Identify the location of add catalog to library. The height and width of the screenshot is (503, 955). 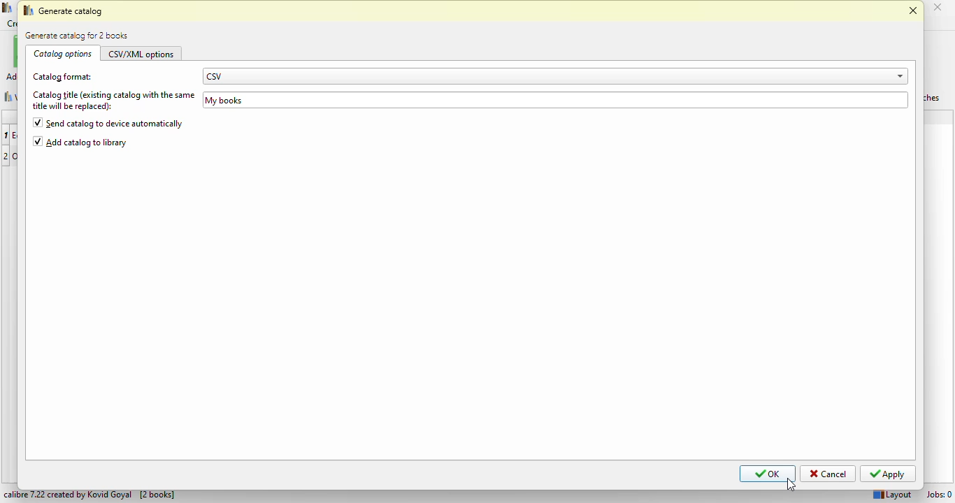
(80, 142).